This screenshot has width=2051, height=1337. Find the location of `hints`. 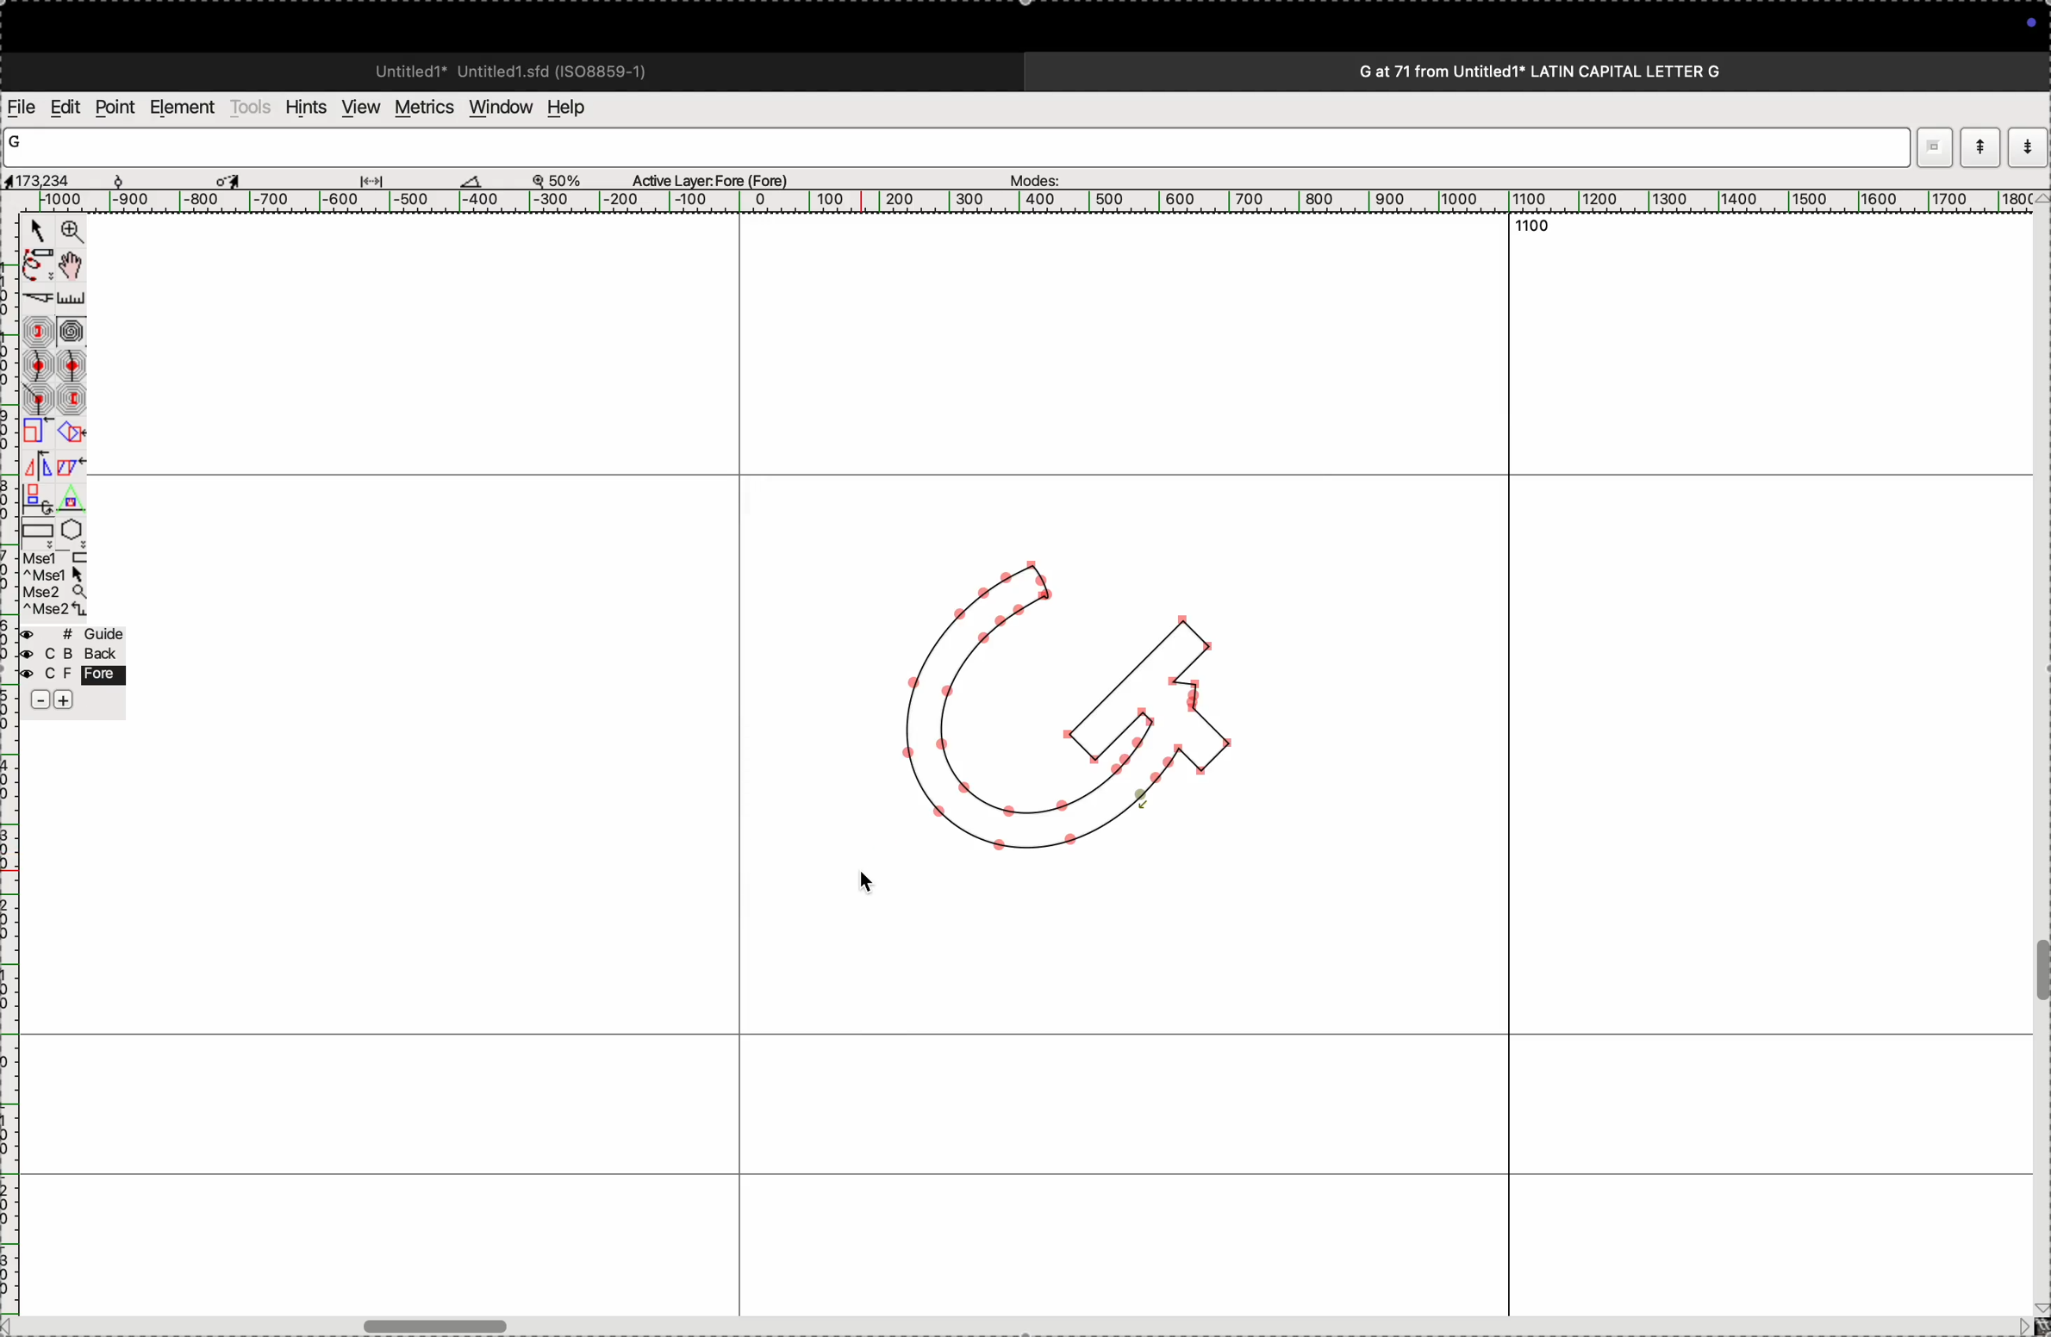

hints is located at coordinates (306, 109).